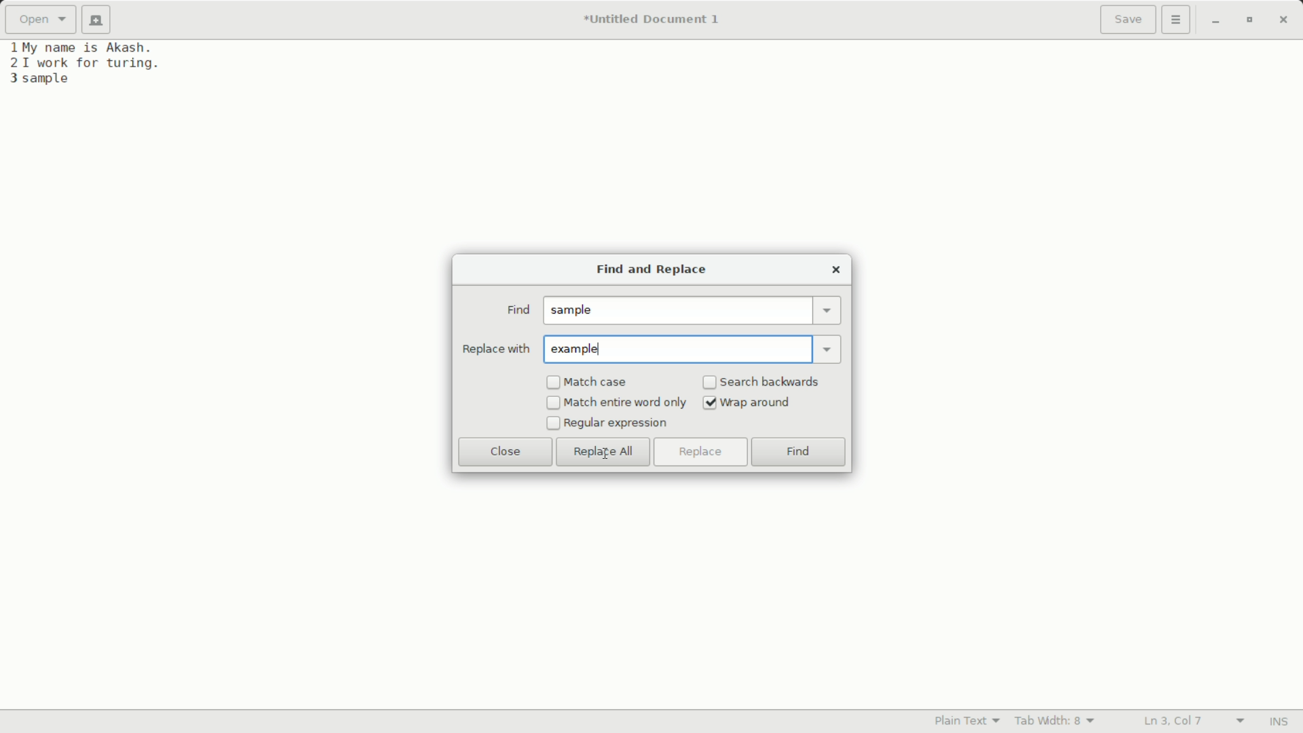 This screenshot has height=733, width=1303. Describe the element at coordinates (649, 271) in the screenshot. I see `find and replace` at that location.